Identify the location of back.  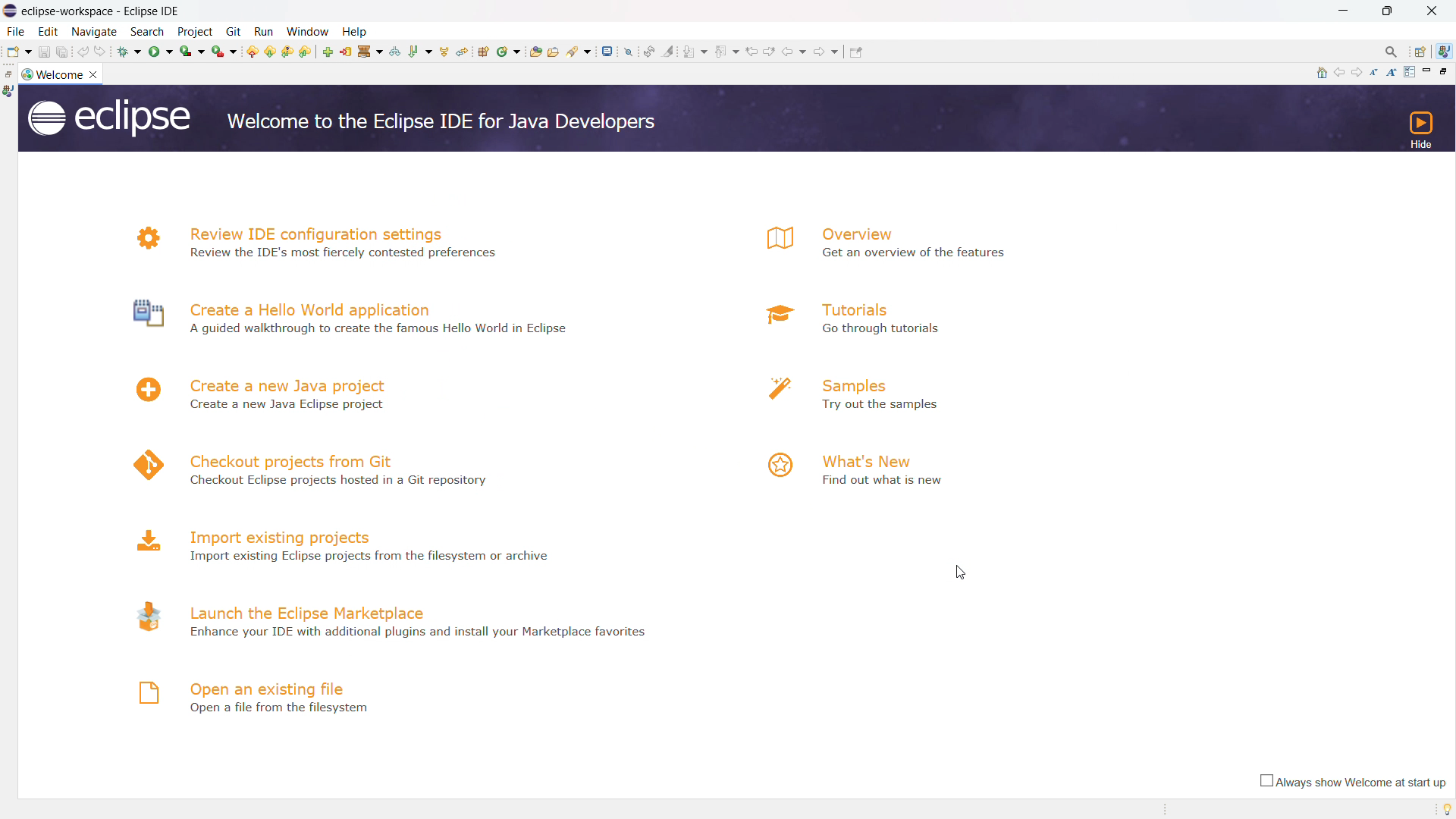
(563, 52).